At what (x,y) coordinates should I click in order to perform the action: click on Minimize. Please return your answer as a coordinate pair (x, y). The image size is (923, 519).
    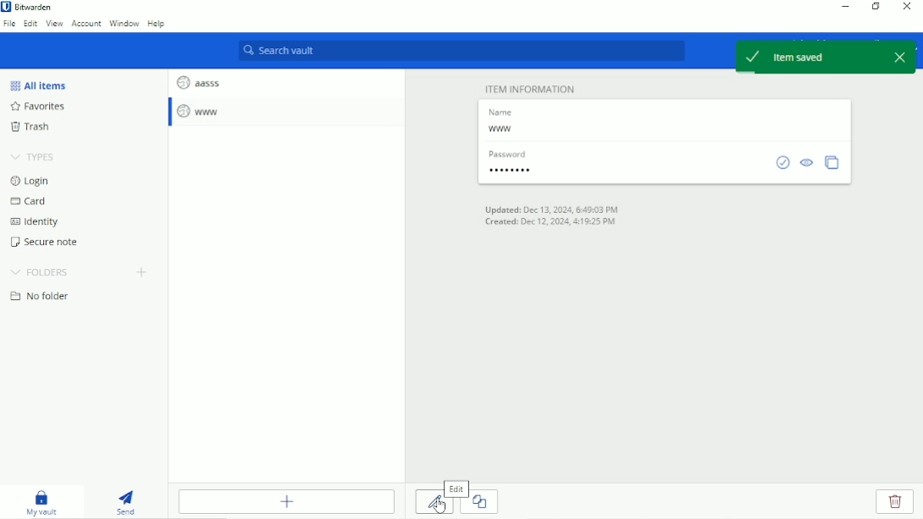
    Looking at the image, I should click on (848, 6).